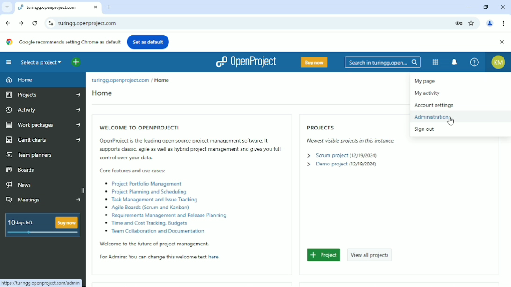 The height and width of the screenshot is (287, 511). What do you see at coordinates (371, 254) in the screenshot?
I see `View all projects` at bounding box center [371, 254].